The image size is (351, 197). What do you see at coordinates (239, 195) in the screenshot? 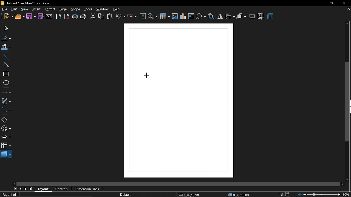
I see `position` at bounding box center [239, 195].